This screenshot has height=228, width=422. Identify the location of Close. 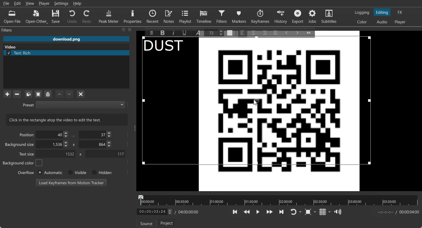
(130, 29).